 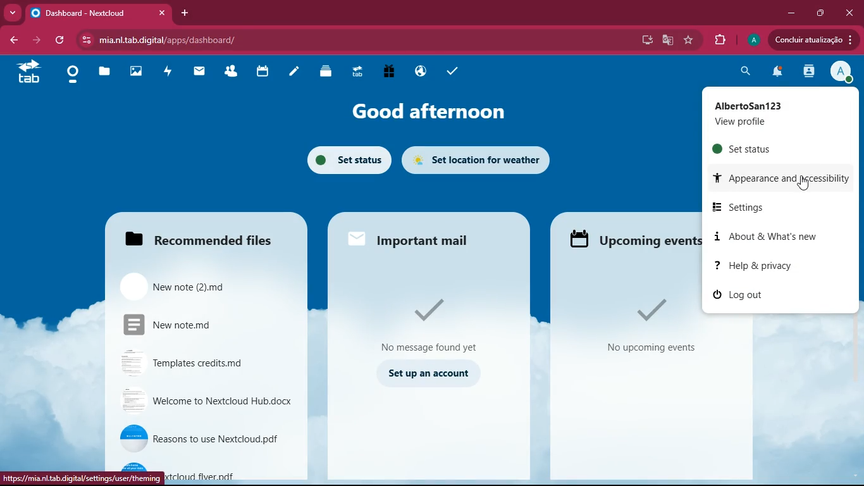 I want to click on set status, so click(x=347, y=159).